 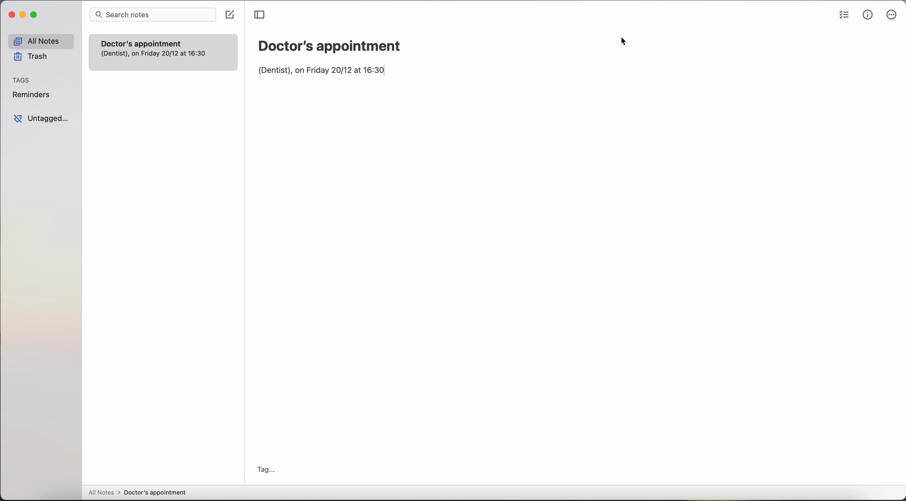 I want to click on All Notes, so click(x=40, y=40).